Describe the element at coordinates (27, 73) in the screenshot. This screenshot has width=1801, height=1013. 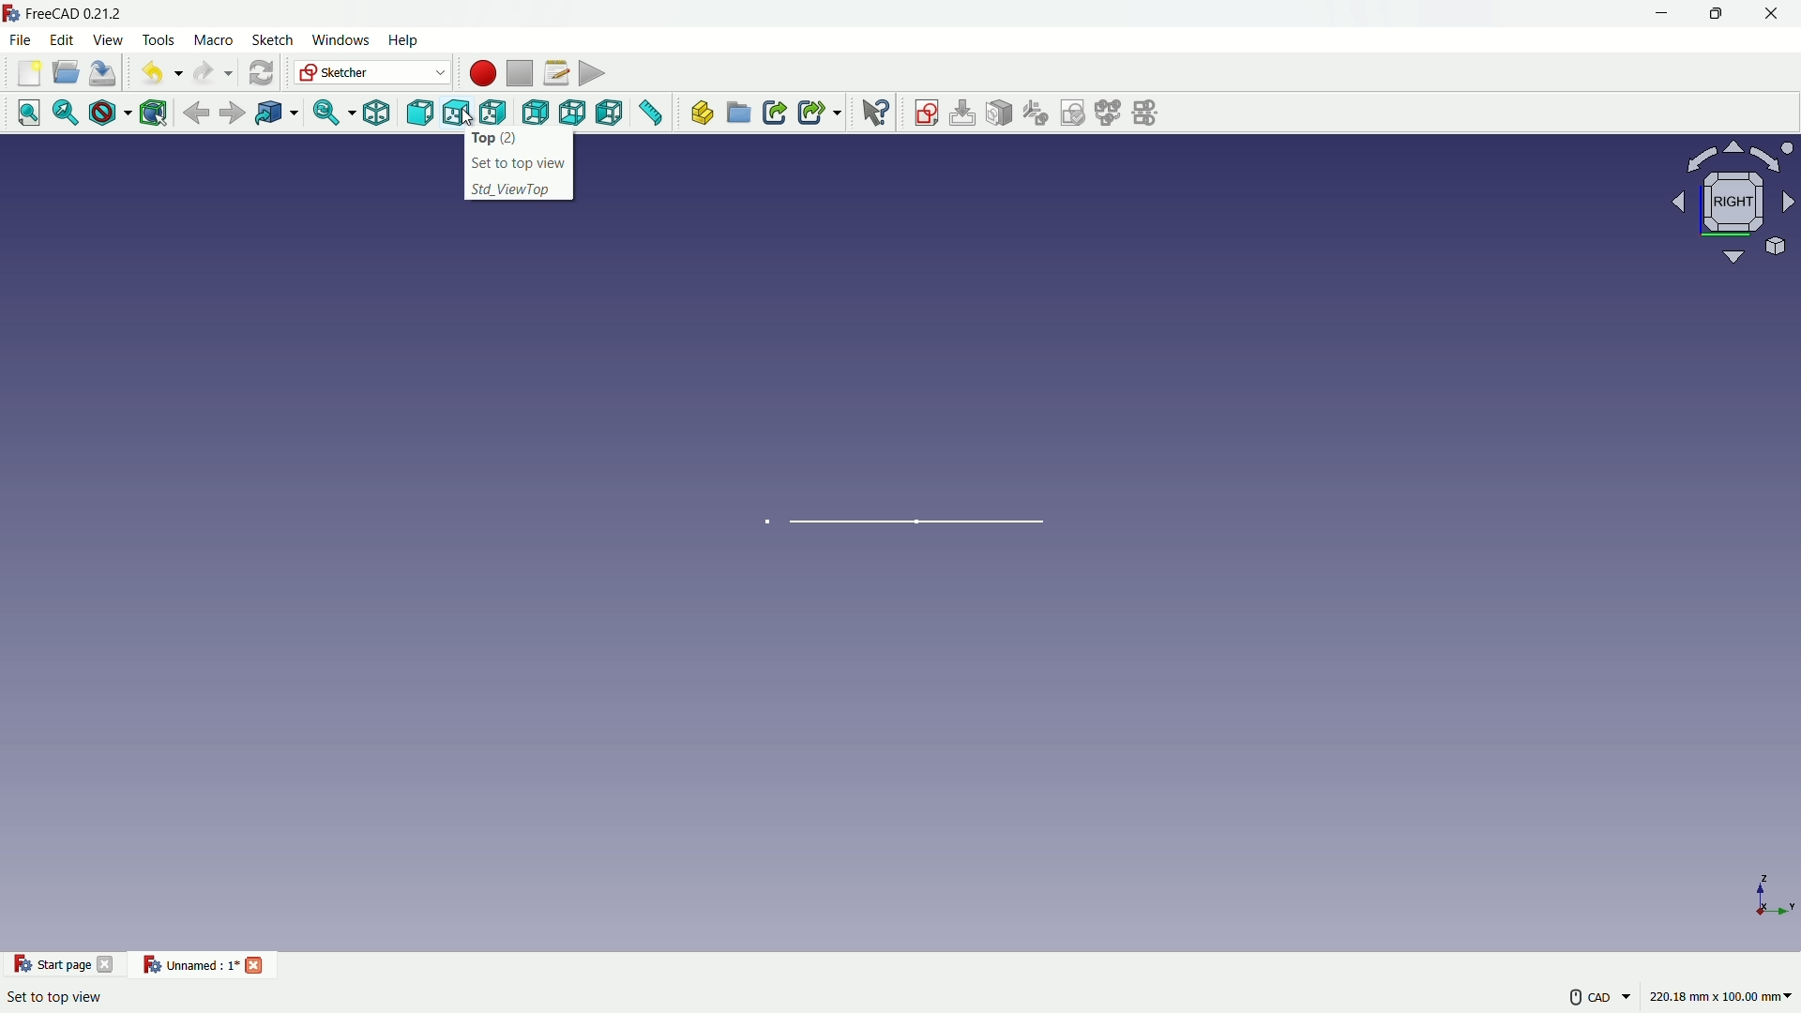
I see `open file` at that location.